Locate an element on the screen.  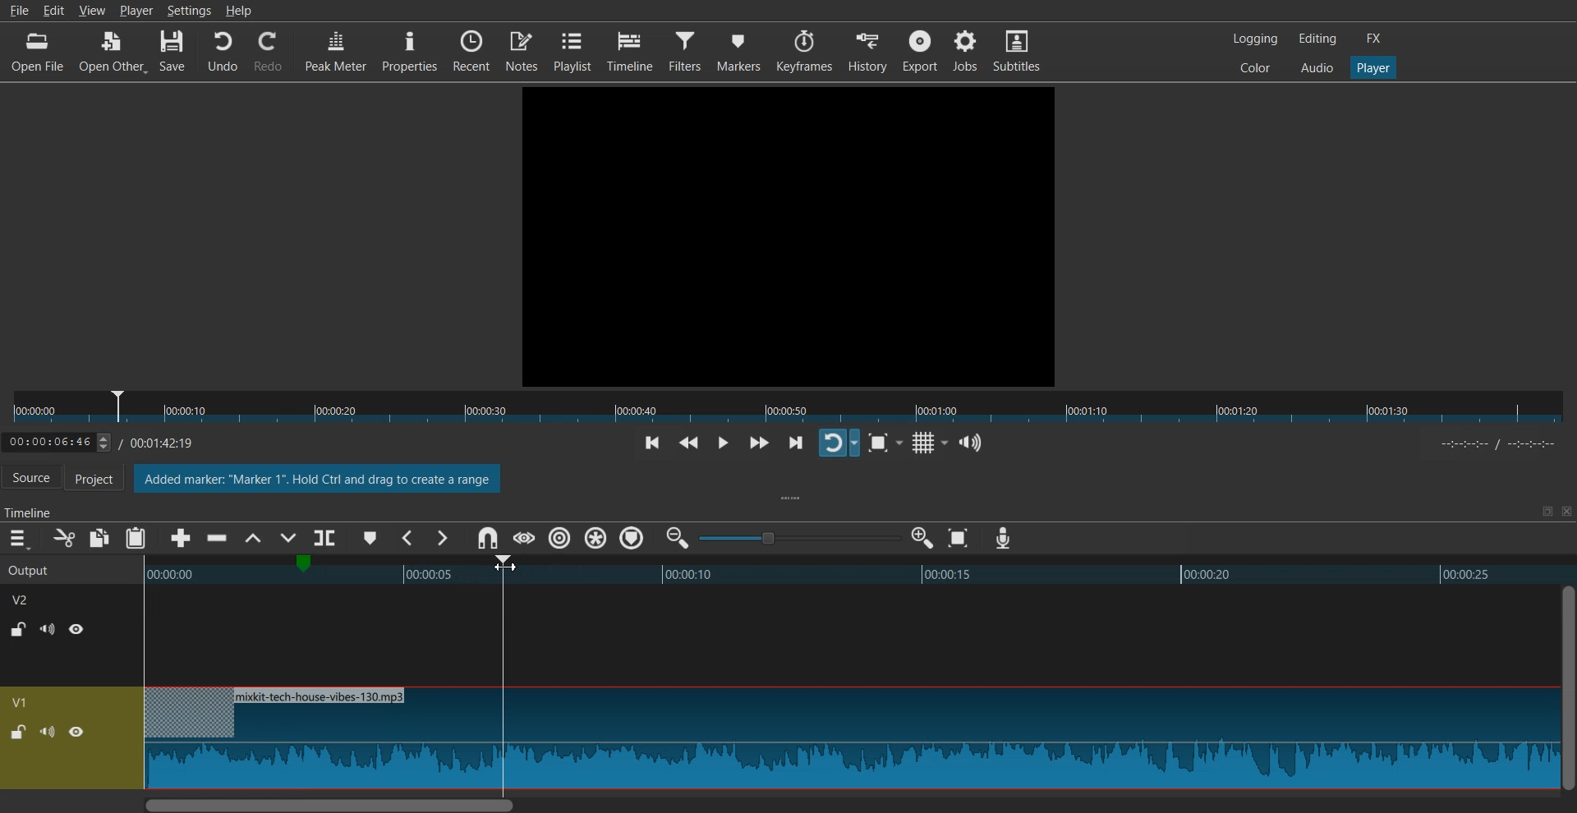
Lock / UnLock is located at coordinates (20, 629).